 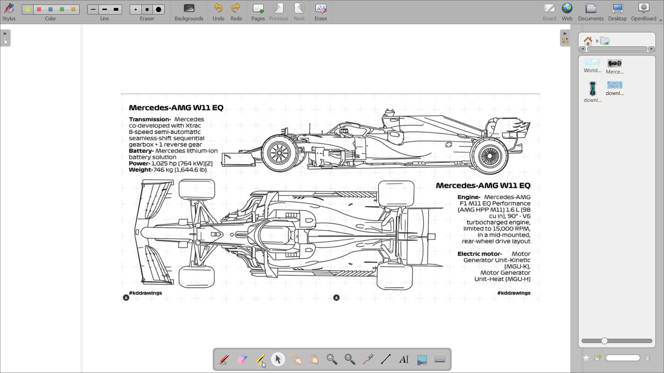 What do you see at coordinates (619, 12) in the screenshot?
I see `desktop` at bounding box center [619, 12].